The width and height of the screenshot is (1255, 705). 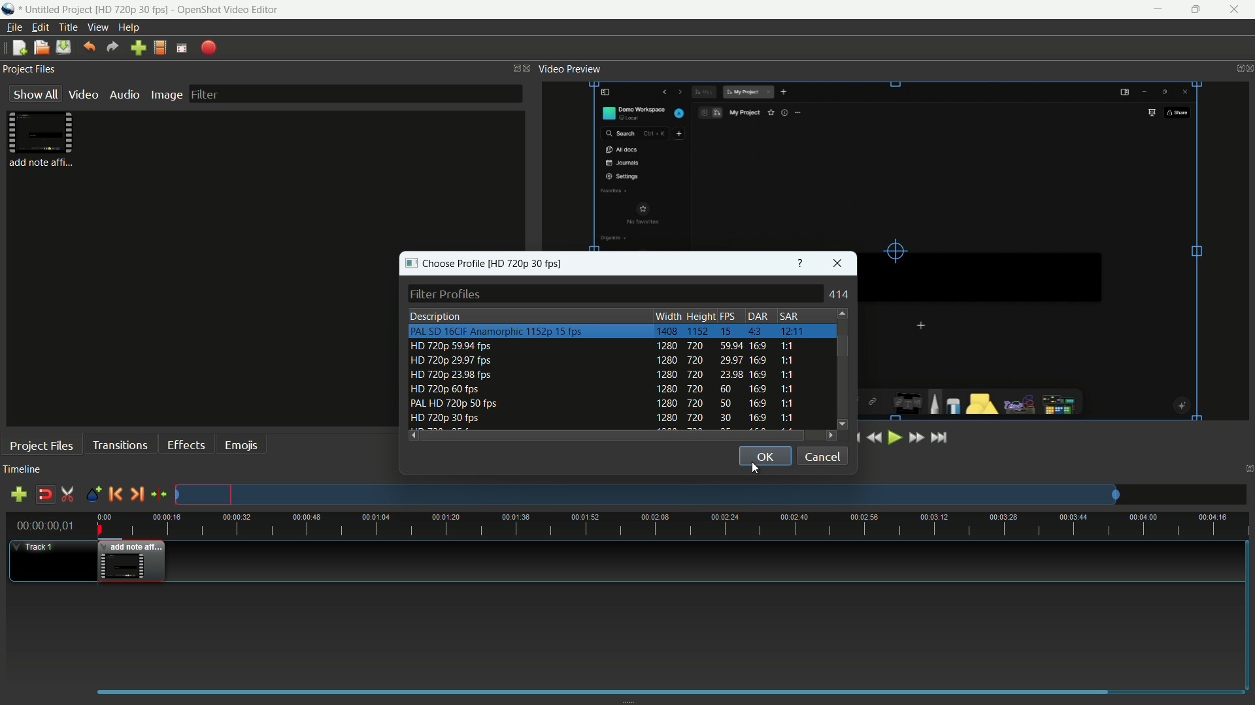 I want to click on timeline, so click(x=22, y=469).